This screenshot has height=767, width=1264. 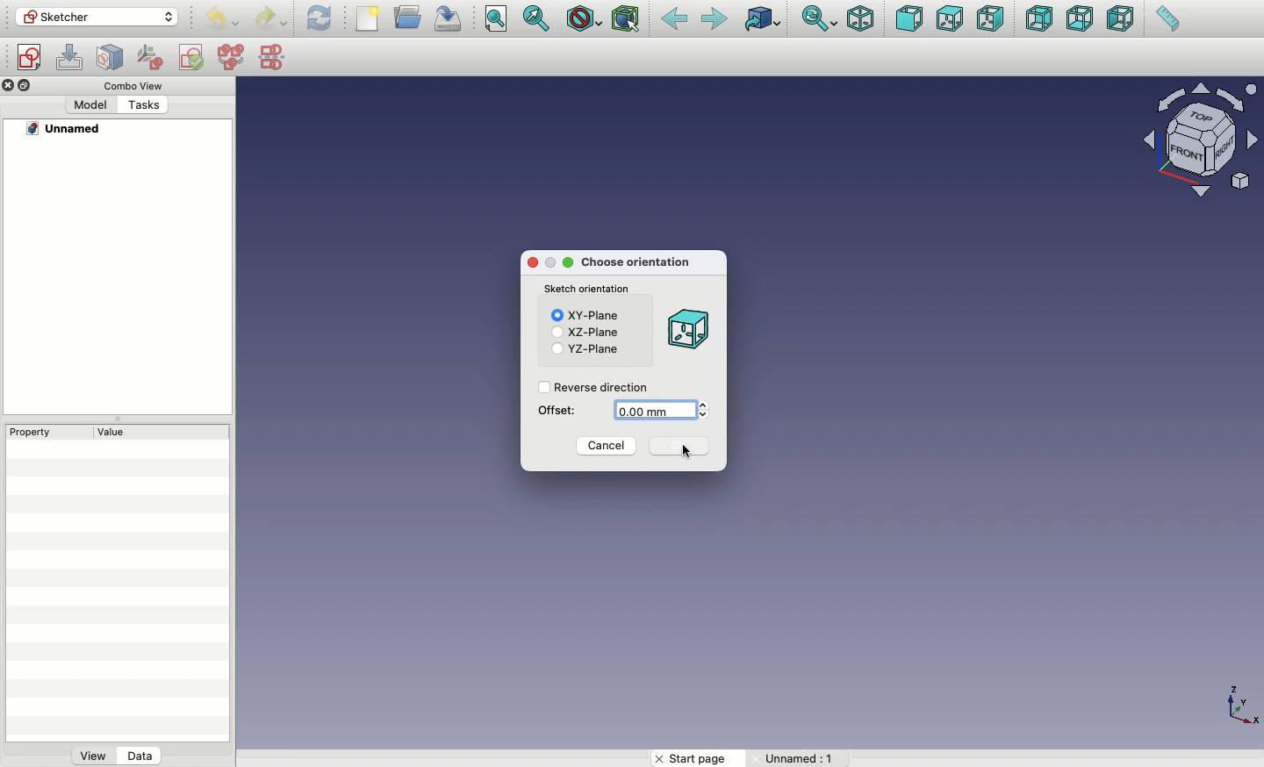 I want to click on Redo, so click(x=272, y=18).